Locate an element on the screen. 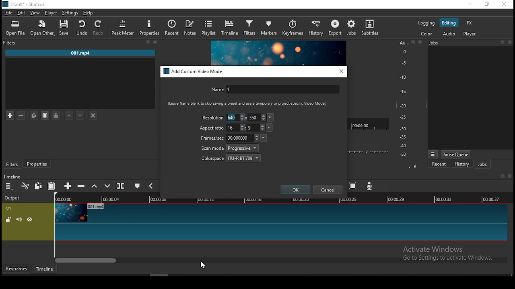 This screenshot has width=515, height=289. L R is located at coordinates (413, 167).